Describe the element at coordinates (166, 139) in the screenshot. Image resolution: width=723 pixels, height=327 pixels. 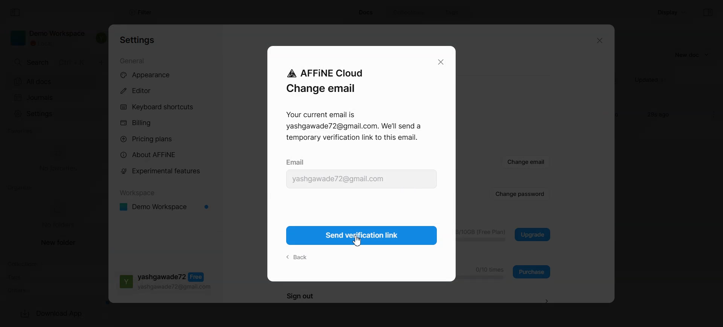
I see `Pricing plans` at that location.